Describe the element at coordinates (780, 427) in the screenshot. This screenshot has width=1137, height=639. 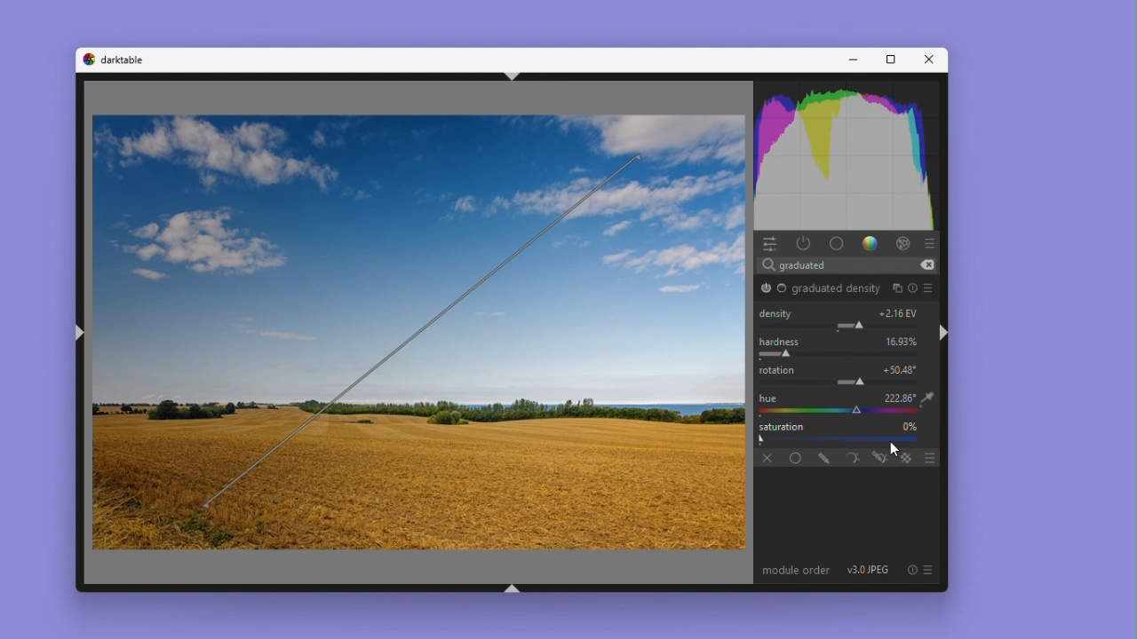
I see `Saturation` at that location.